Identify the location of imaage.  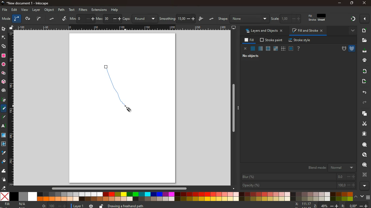
(4, 136).